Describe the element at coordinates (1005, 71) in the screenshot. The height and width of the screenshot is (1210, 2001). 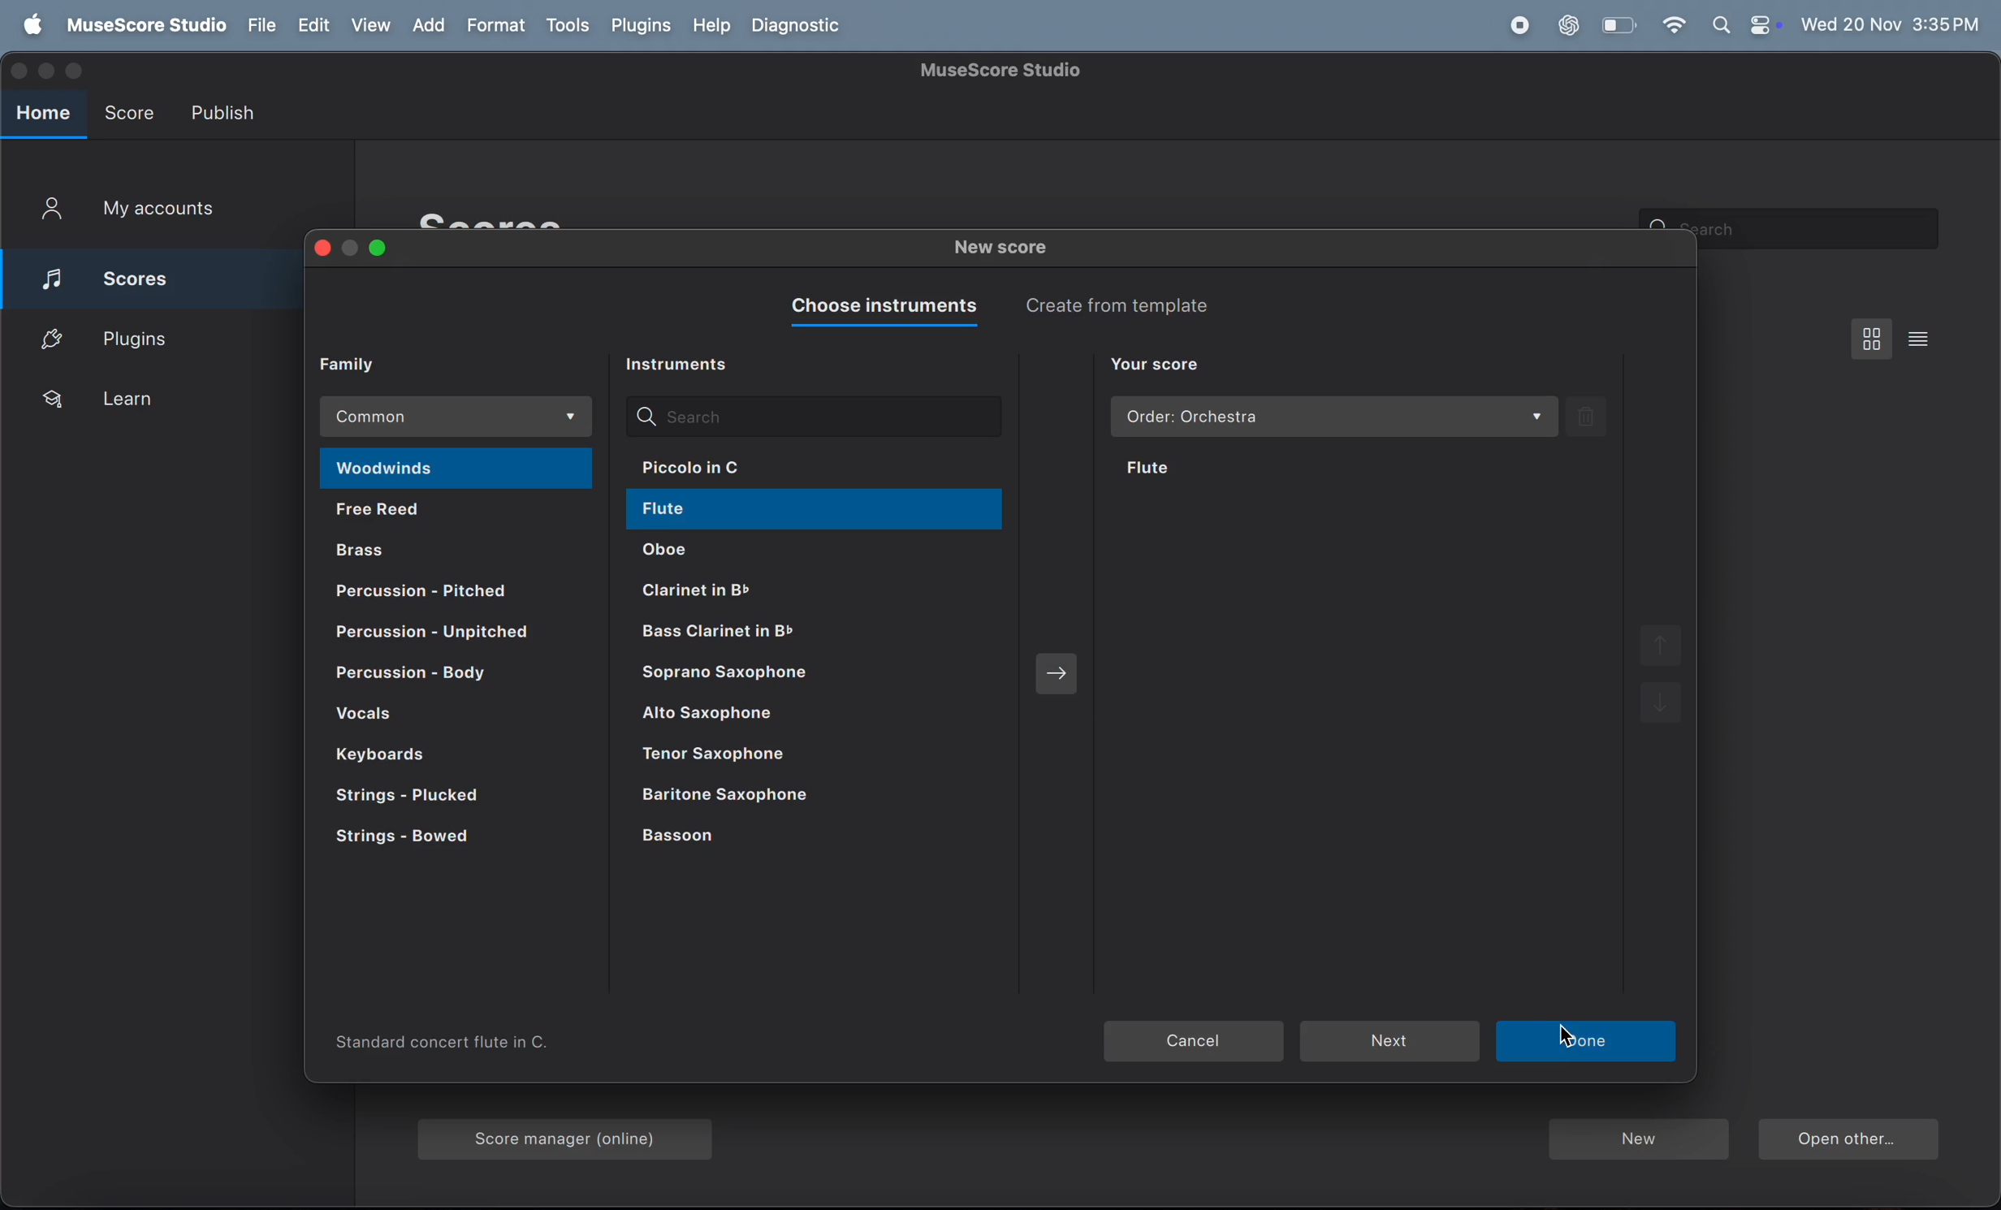
I see `page title` at that location.